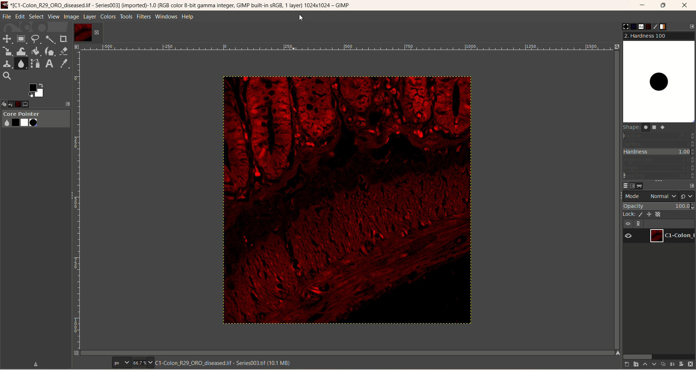 The image size is (696, 370). I want to click on brushes, so click(620, 26).